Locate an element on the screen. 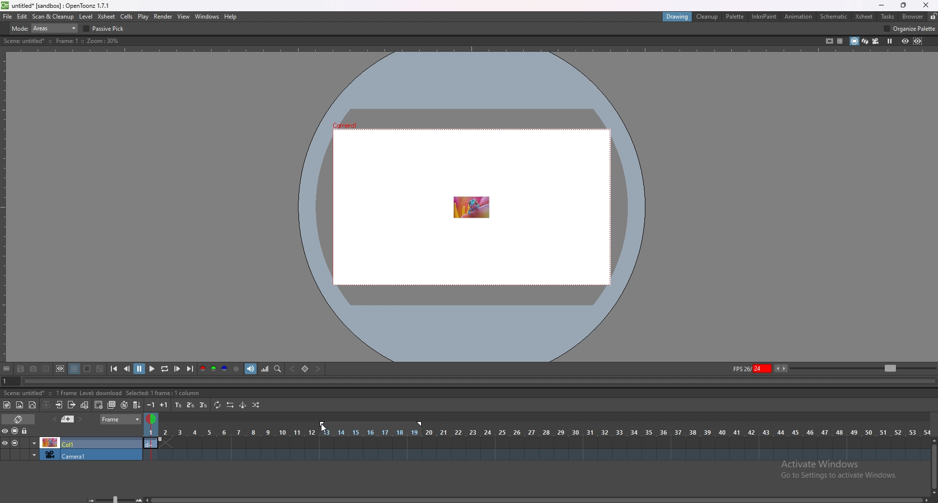 The width and height of the screenshot is (938, 503). camera stand view is located at coordinates (853, 41).